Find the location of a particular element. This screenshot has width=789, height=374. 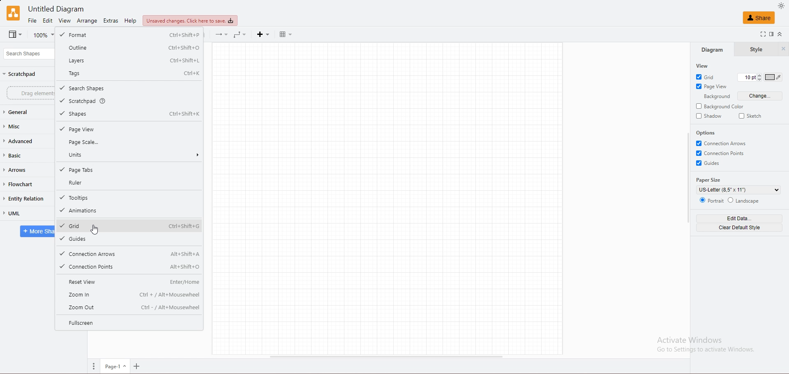

misc is located at coordinates (24, 126).